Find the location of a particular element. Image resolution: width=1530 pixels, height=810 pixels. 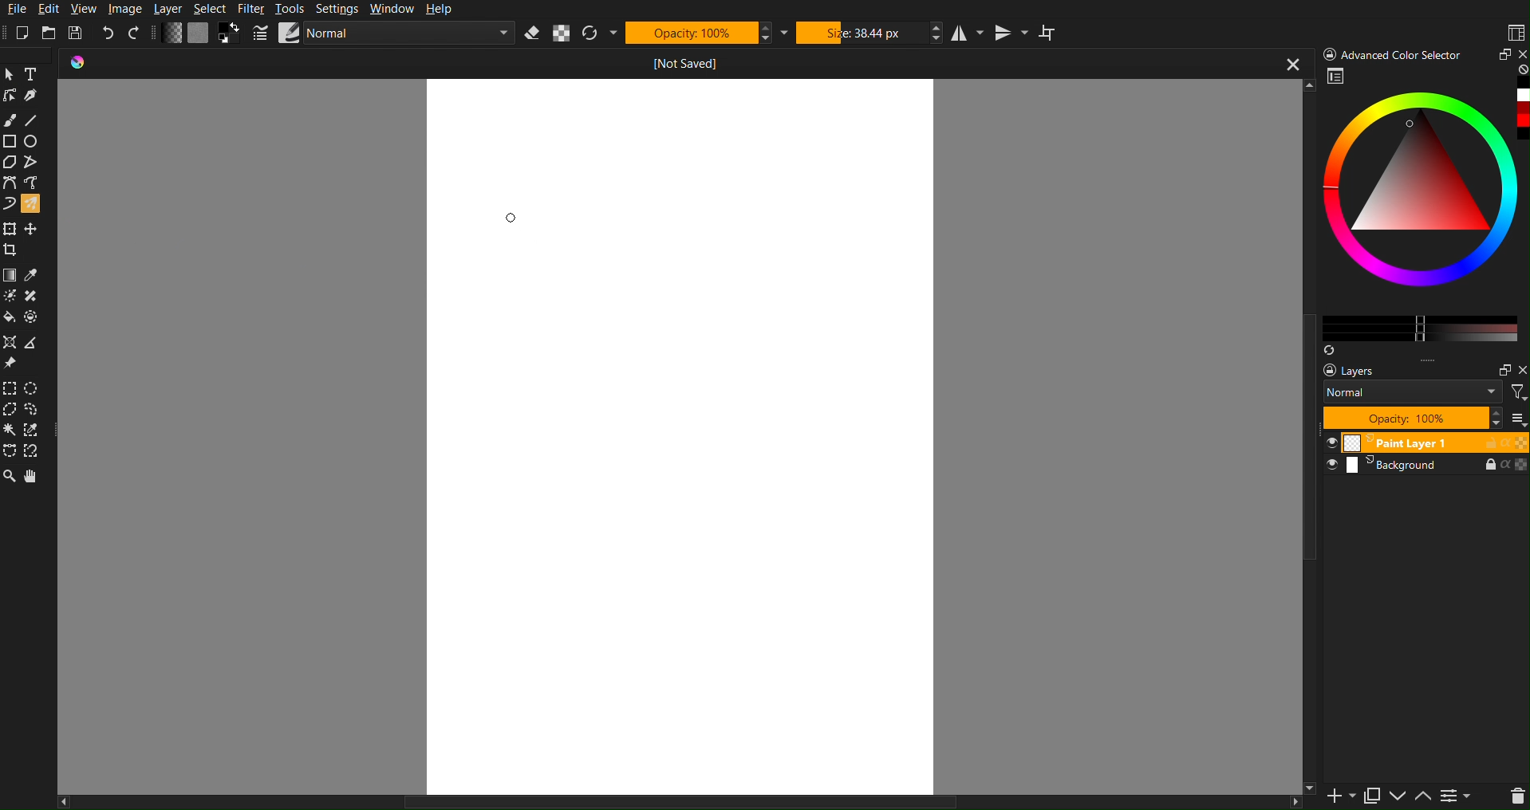

contrast is located at coordinates (1458, 799).